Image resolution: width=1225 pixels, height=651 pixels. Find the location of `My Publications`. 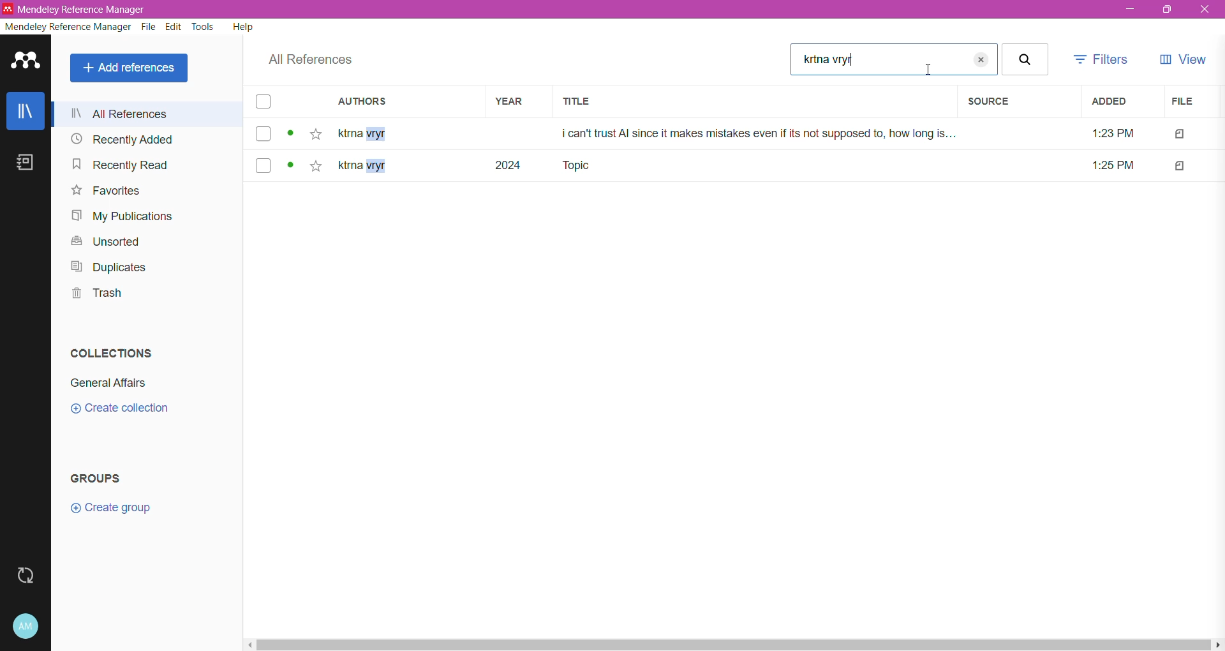

My Publications is located at coordinates (121, 216).